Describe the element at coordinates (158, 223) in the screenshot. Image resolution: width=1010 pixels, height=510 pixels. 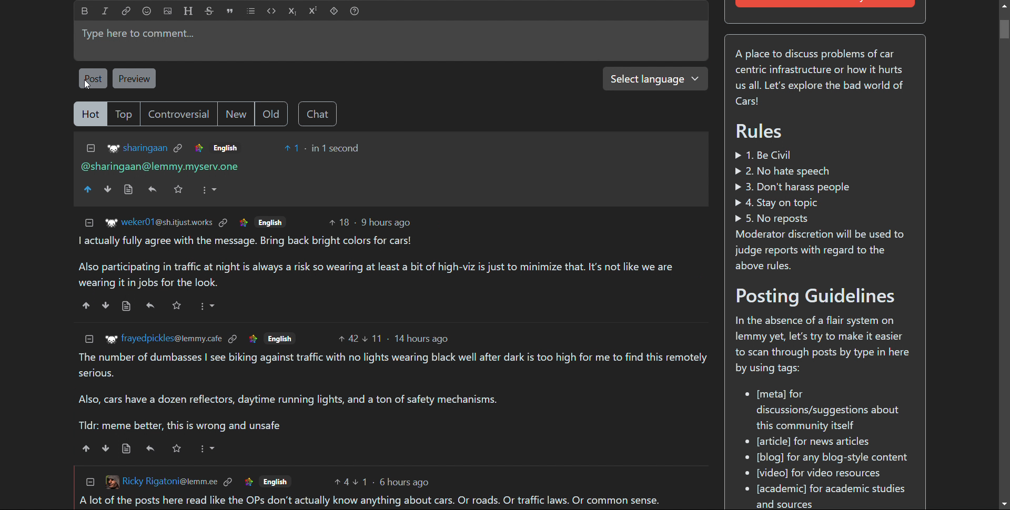
I see `# wekerO1@shitjustworks` at that location.